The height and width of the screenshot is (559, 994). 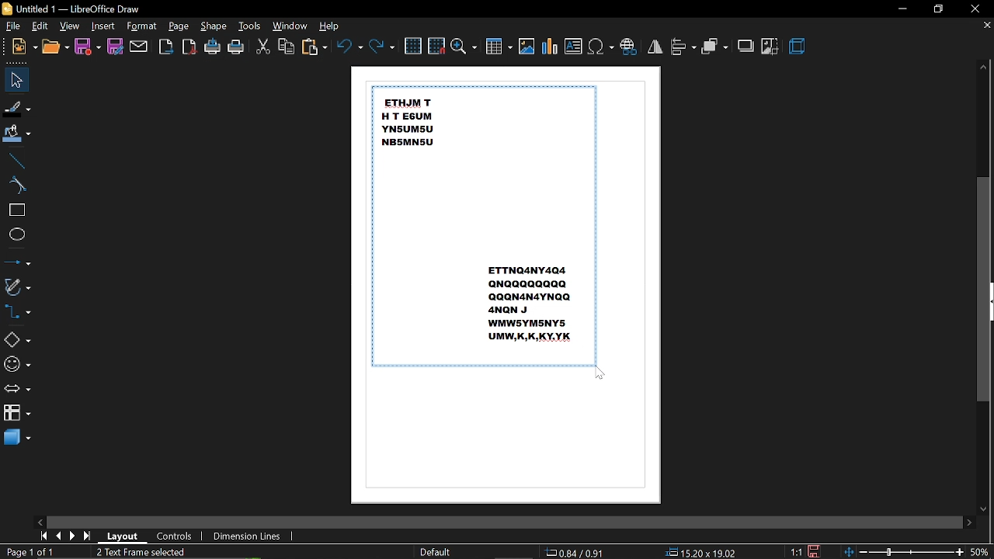 What do you see at coordinates (89, 536) in the screenshot?
I see `go to last page` at bounding box center [89, 536].